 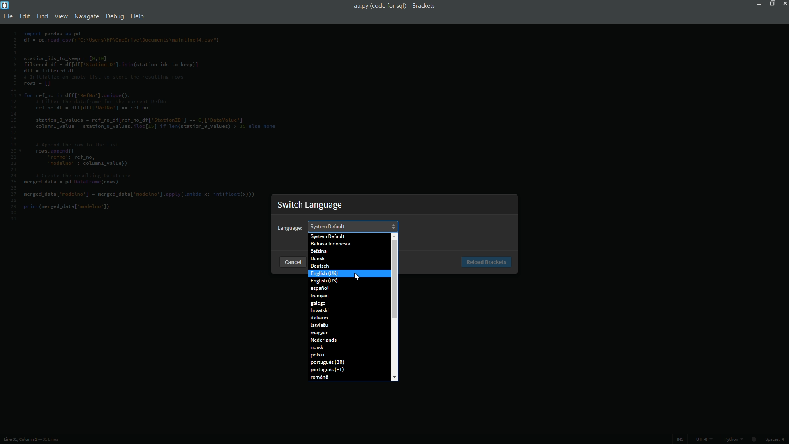 I want to click on language-2, so click(x=318, y=252).